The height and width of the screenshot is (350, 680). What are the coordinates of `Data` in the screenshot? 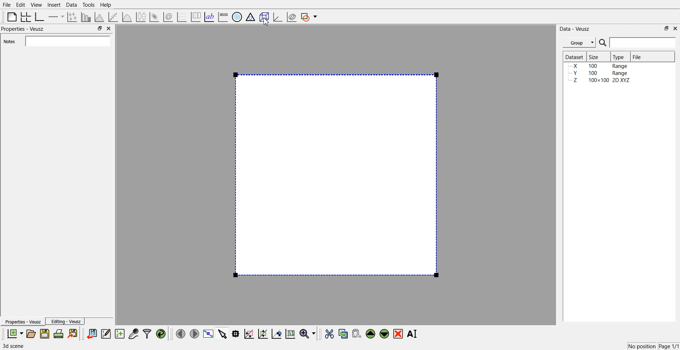 It's located at (72, 5).